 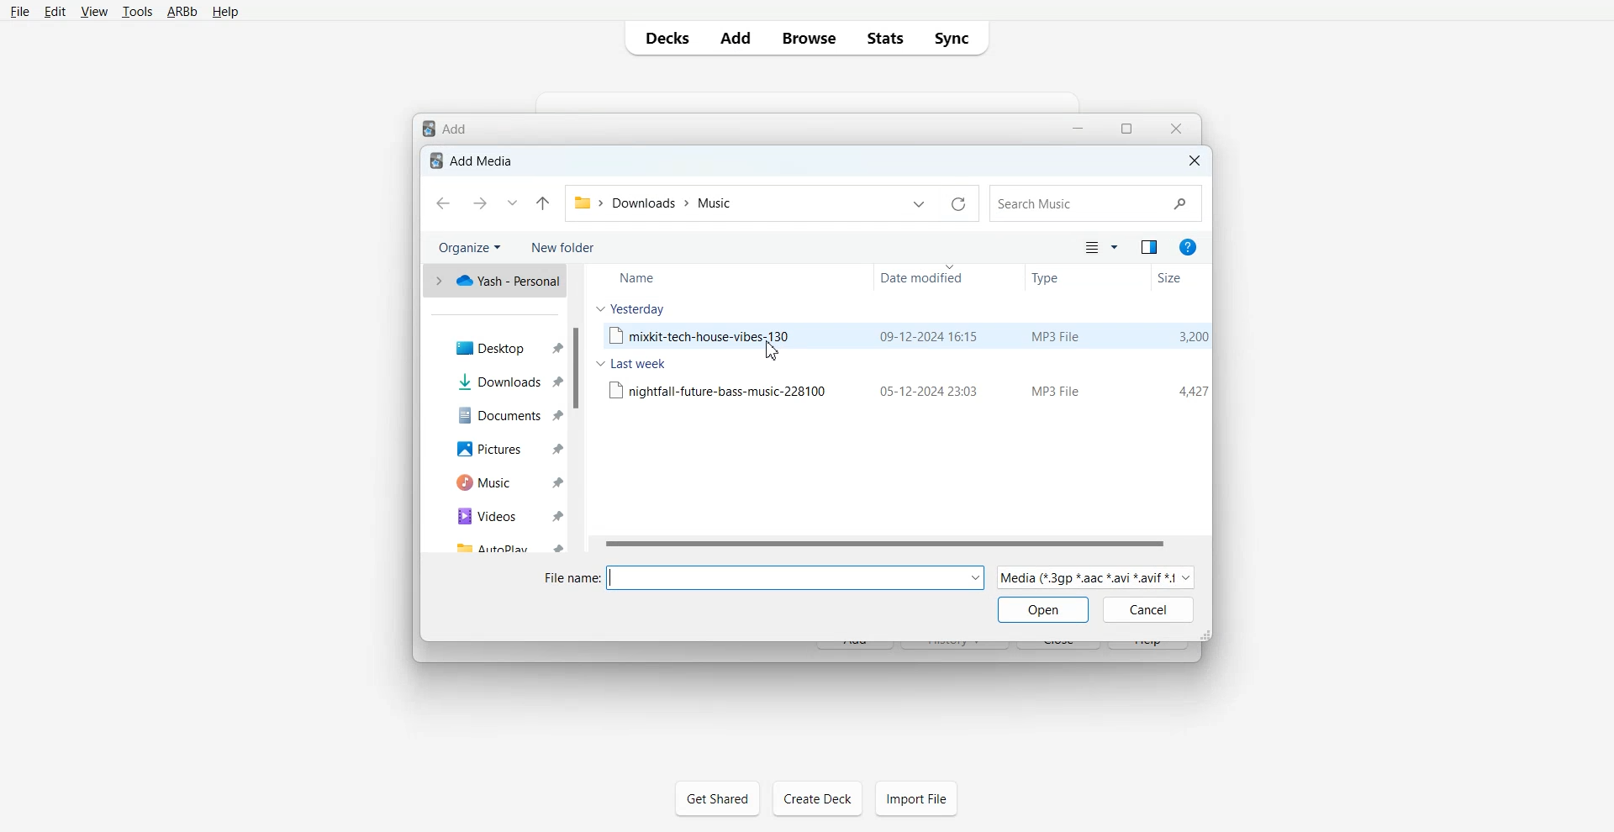 What do you see at coordinates (808, 38) in the screenshot?
I see `Browse` at bounding box center [808, 38].